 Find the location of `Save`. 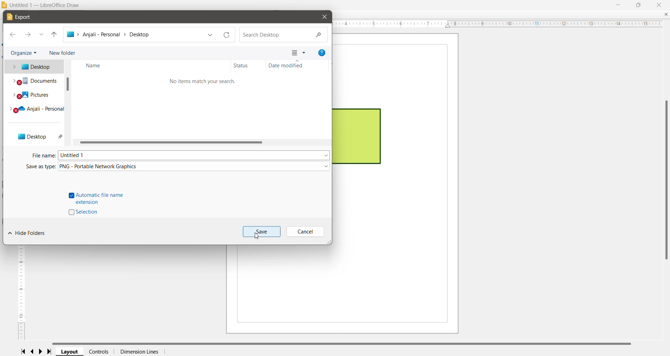

Save is located at coordinates (261, 232).